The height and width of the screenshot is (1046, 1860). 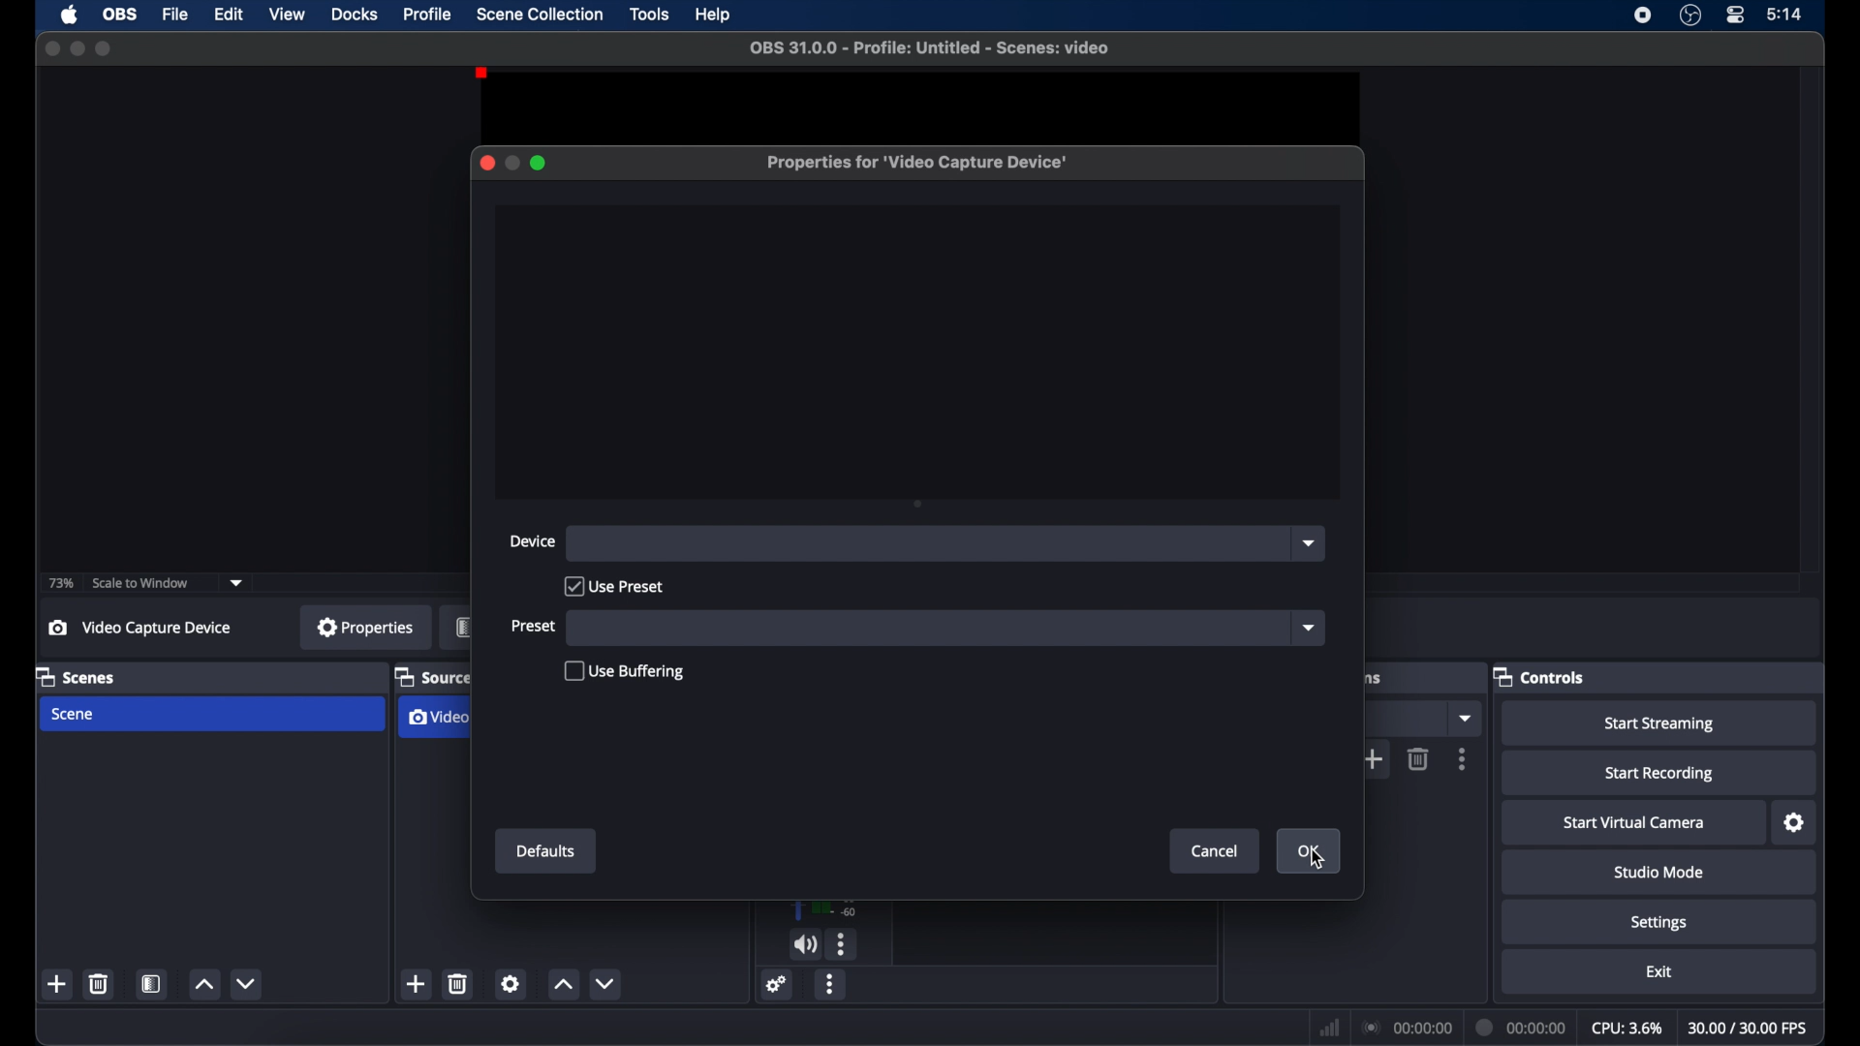 I want to click on dropdown, so click(x=1464, y=720).